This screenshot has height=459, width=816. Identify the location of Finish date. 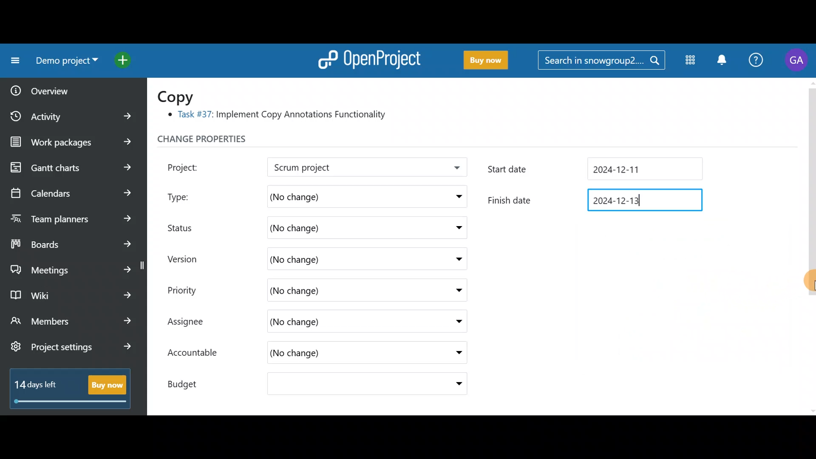
(518, 198).